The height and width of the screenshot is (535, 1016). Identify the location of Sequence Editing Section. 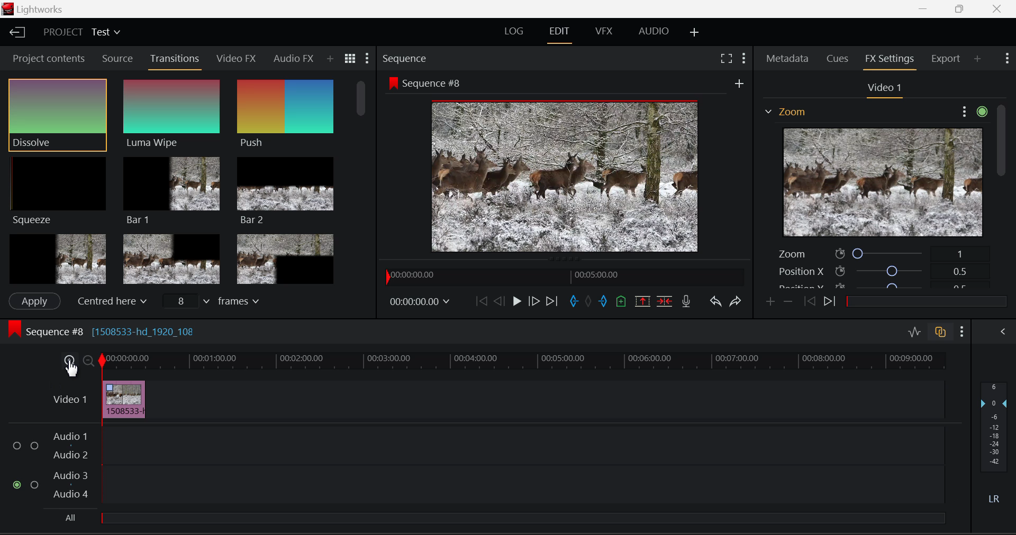
(44, 331).